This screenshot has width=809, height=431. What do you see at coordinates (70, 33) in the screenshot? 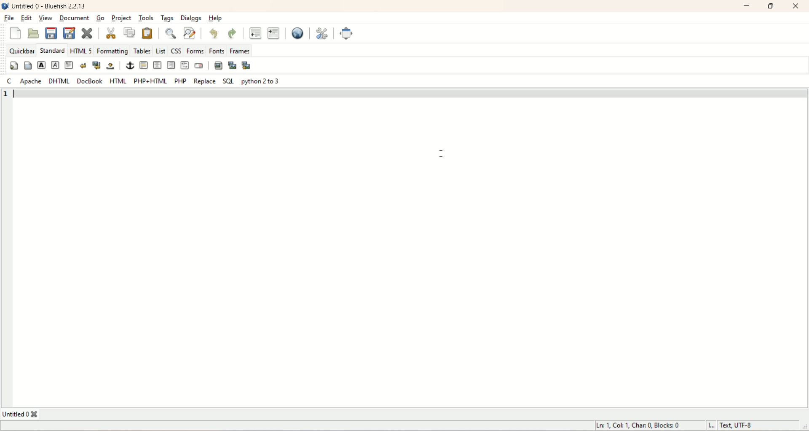
I see `save file as` at bounding box center [70, 33].